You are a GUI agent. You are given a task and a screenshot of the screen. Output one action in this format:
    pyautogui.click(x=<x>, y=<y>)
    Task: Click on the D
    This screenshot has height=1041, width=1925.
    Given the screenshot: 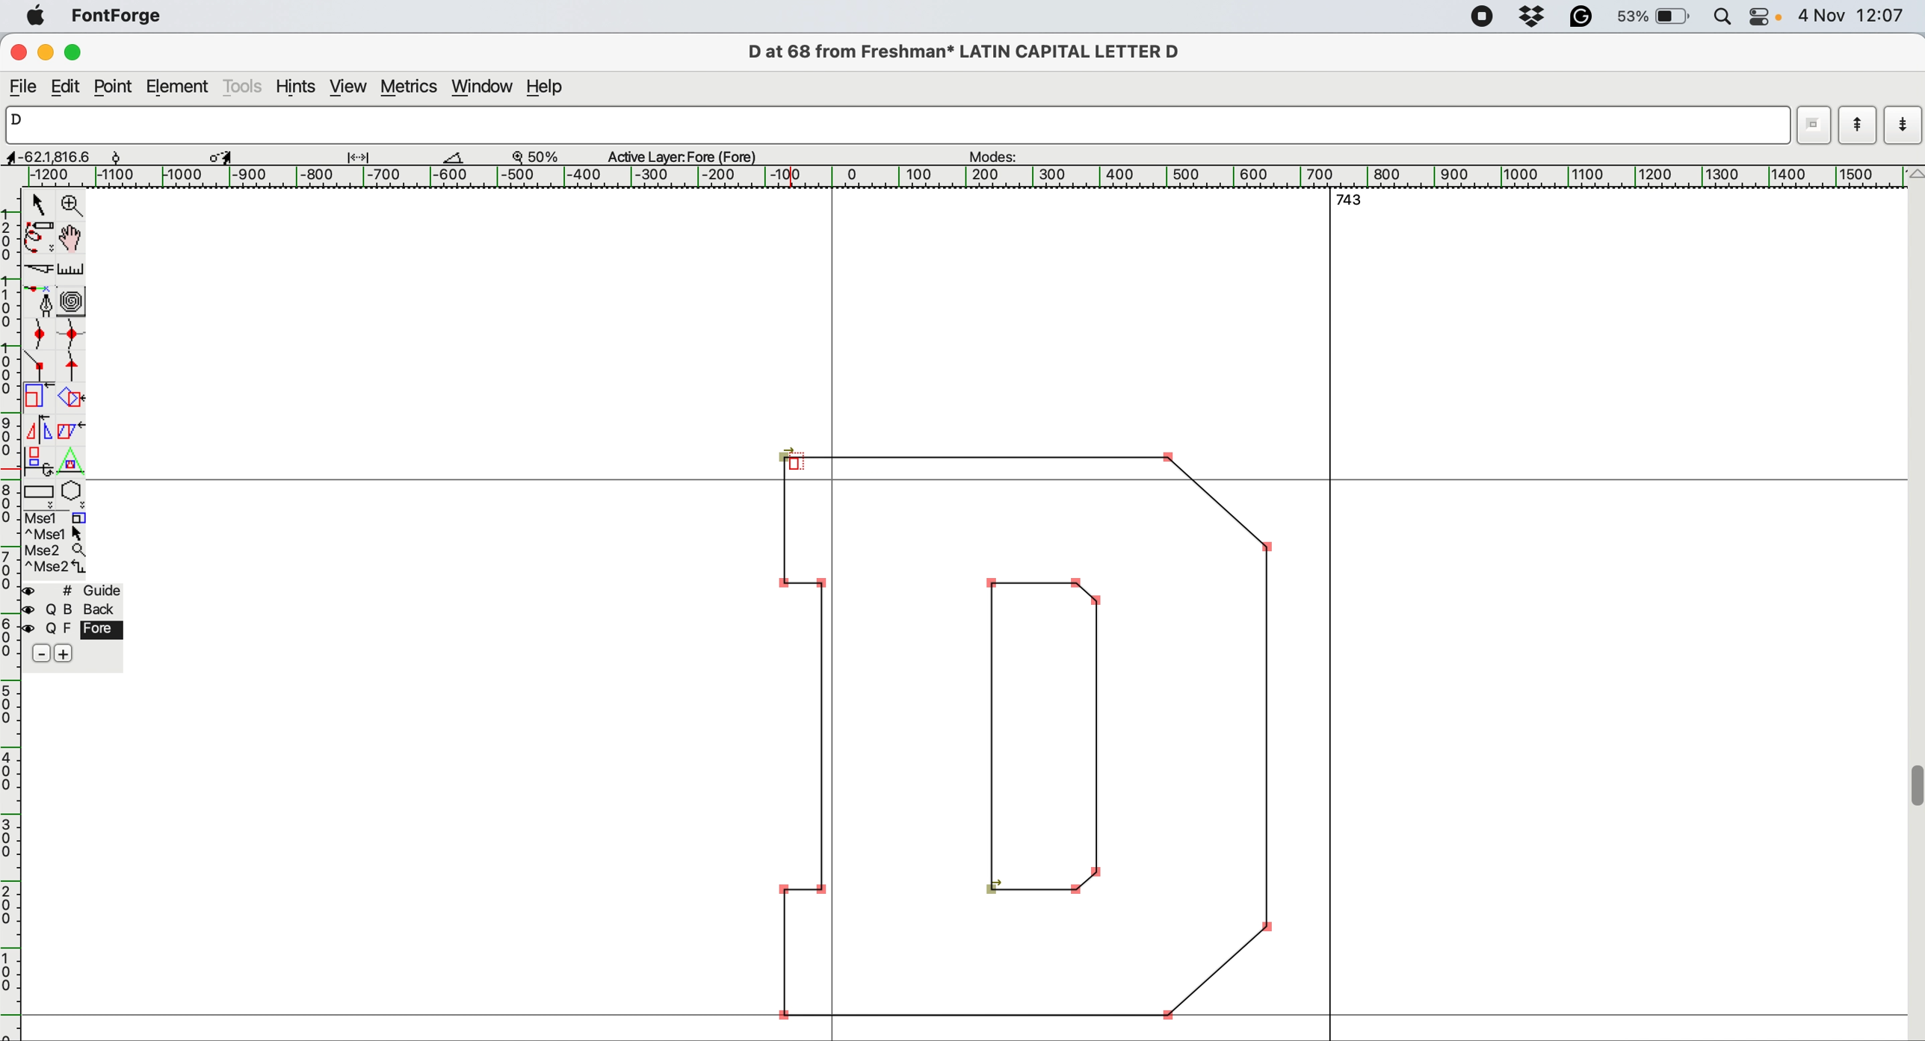 What is the action you would take?
    pyautogui.click(x=887, y=123)
    